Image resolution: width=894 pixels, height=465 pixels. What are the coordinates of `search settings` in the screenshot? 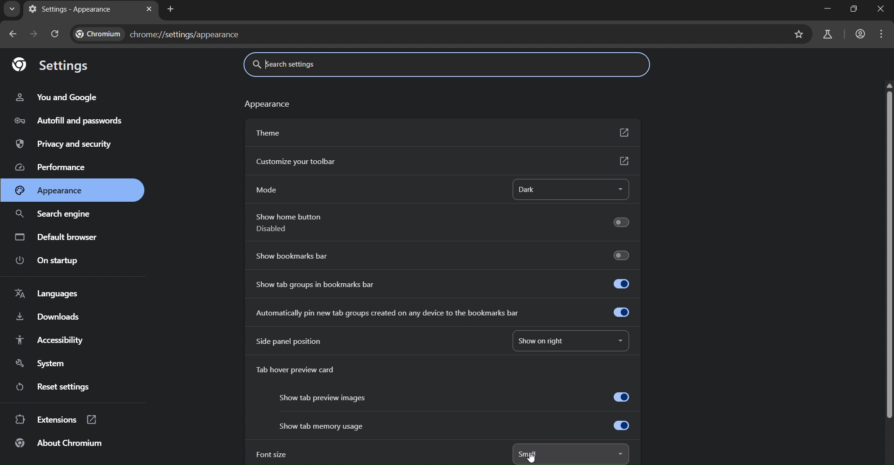 It's located at (299, 64).